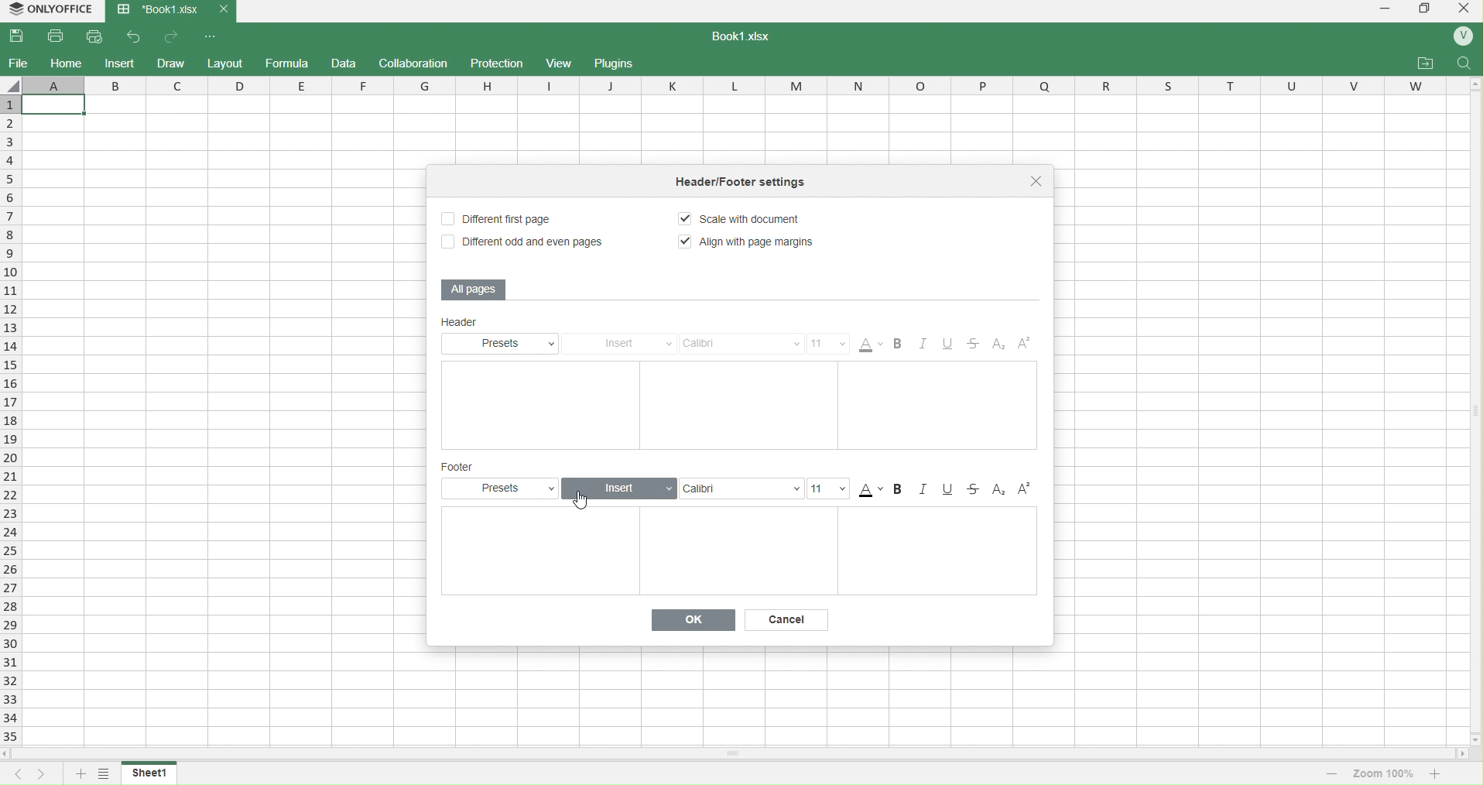  What do you see at coordinates (738, 552) in the screenshot?
I see `Text Boxes` at bounding box center [738, 552].